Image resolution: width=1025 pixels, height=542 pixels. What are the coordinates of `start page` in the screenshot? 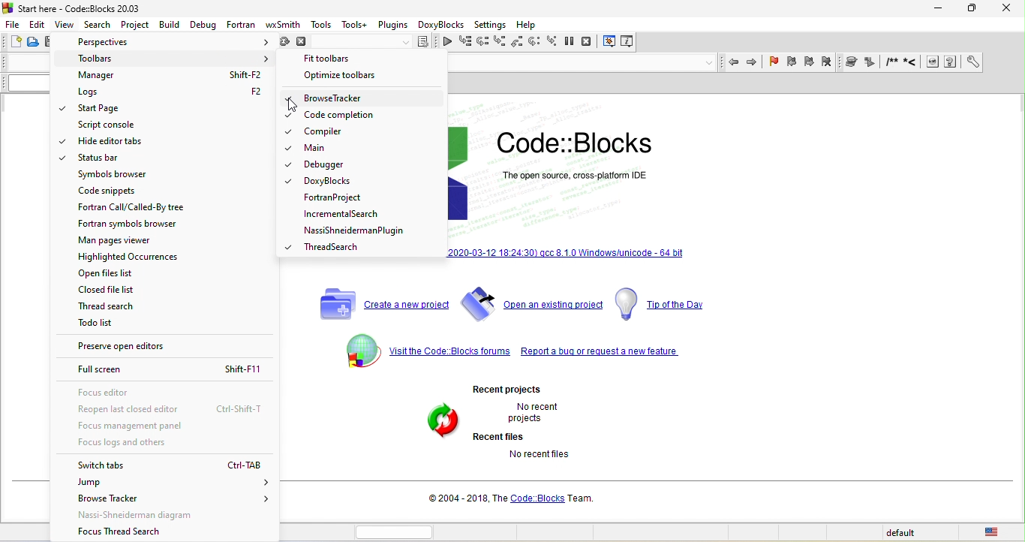 It's located at (119, 110).